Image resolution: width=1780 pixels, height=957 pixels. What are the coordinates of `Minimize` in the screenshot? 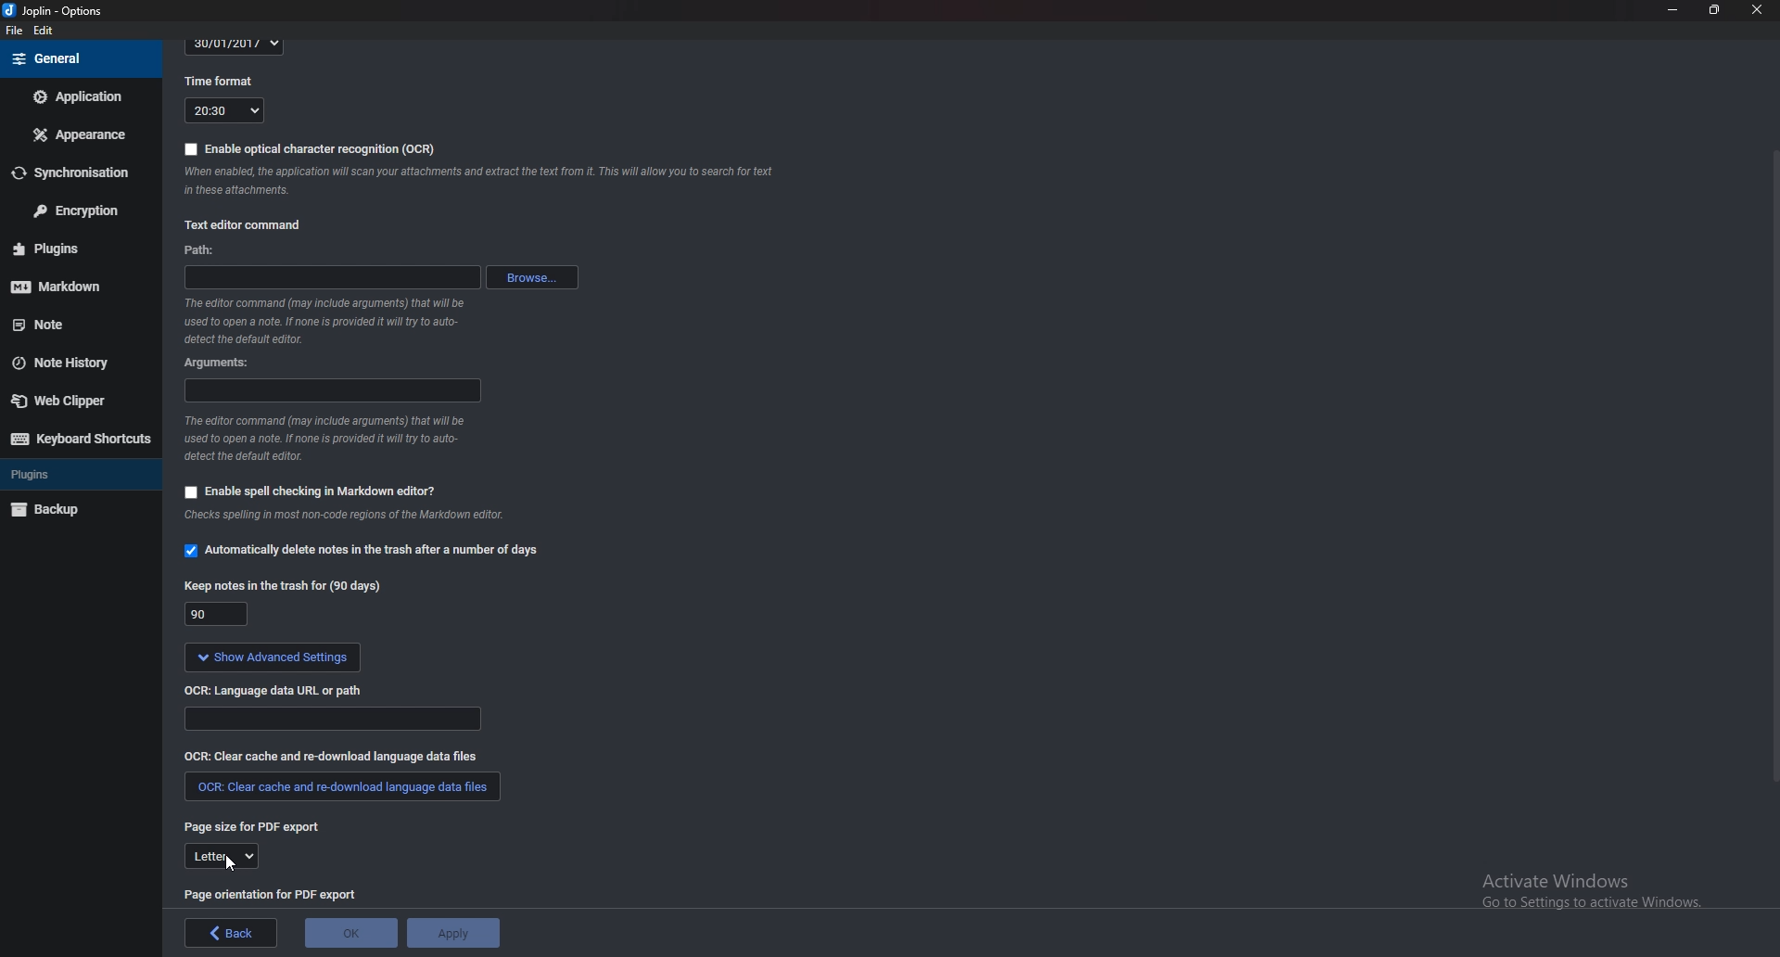 It's located at (1673, 9).